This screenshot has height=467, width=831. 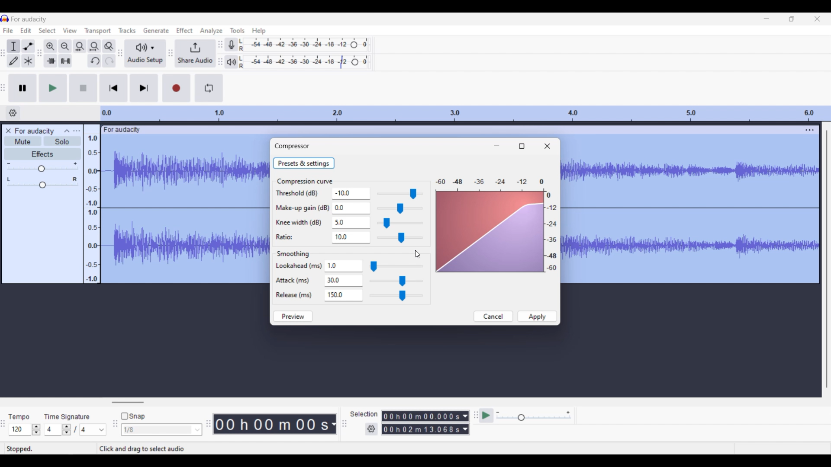 I want to click on Track settings, so click(x=810, y=130).